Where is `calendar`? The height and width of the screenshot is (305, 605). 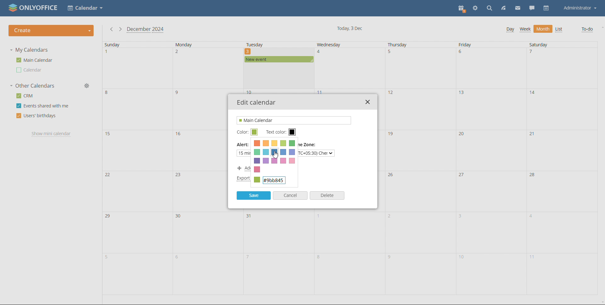
calendar is located at coordinates (546, 8).